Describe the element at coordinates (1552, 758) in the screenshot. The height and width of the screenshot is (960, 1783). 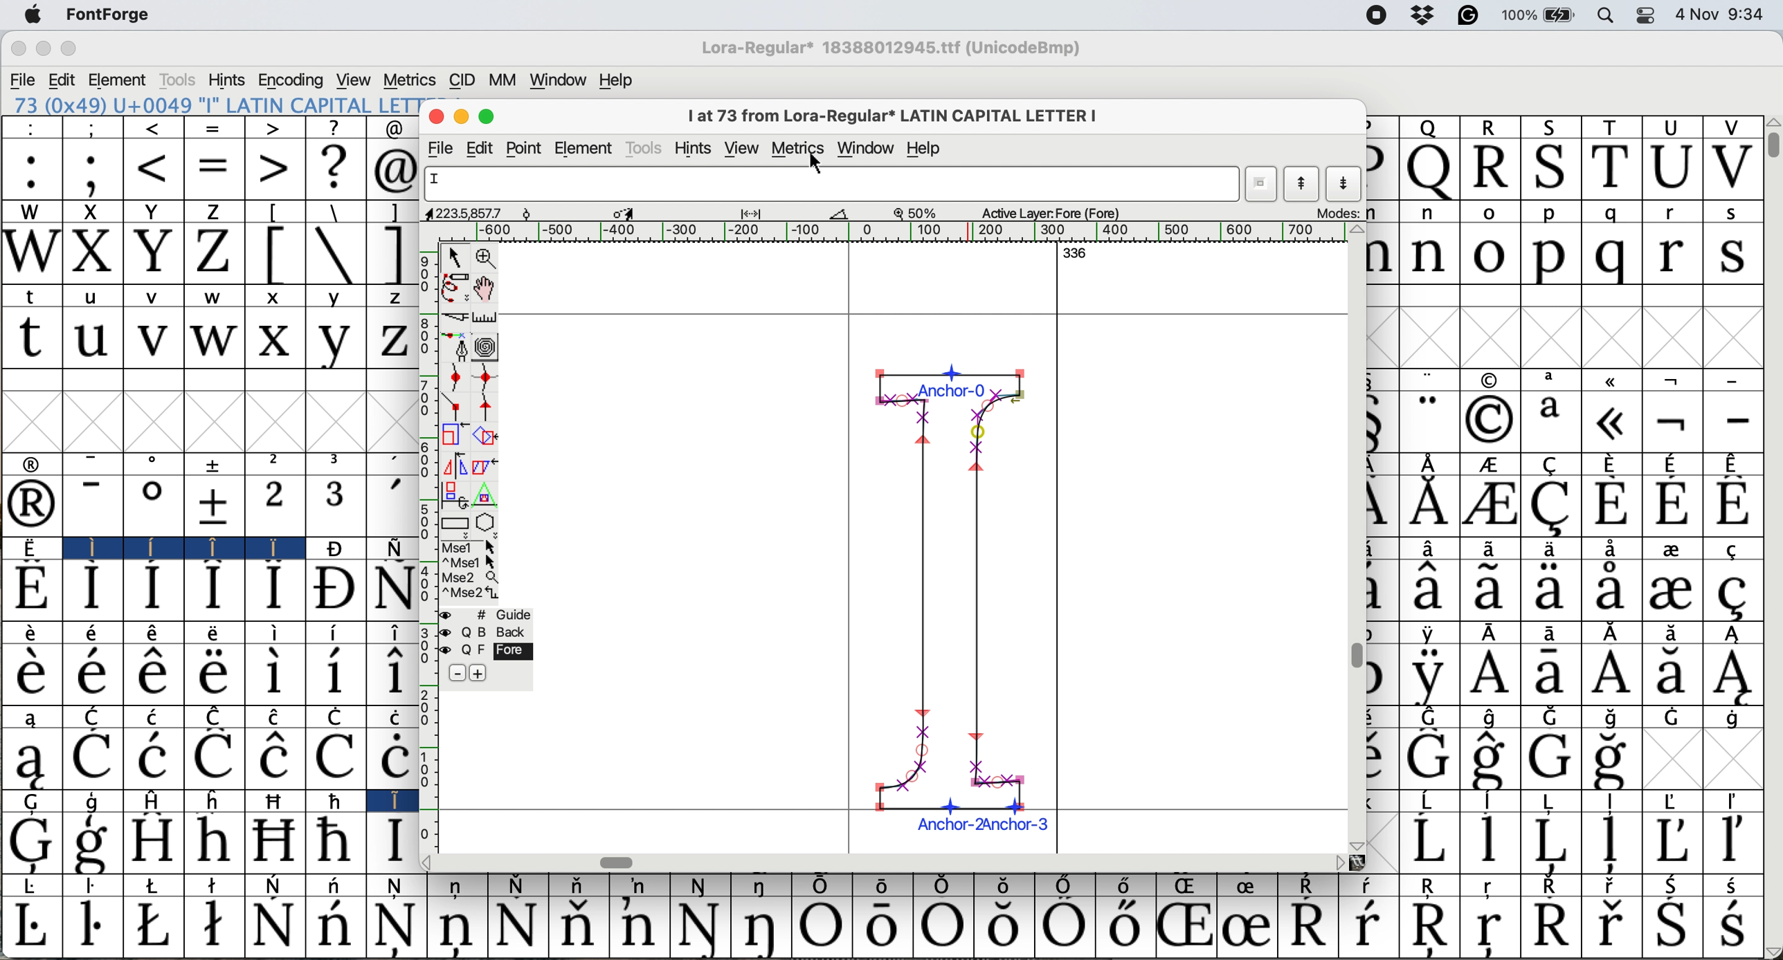
I see `Symbol` at that location.